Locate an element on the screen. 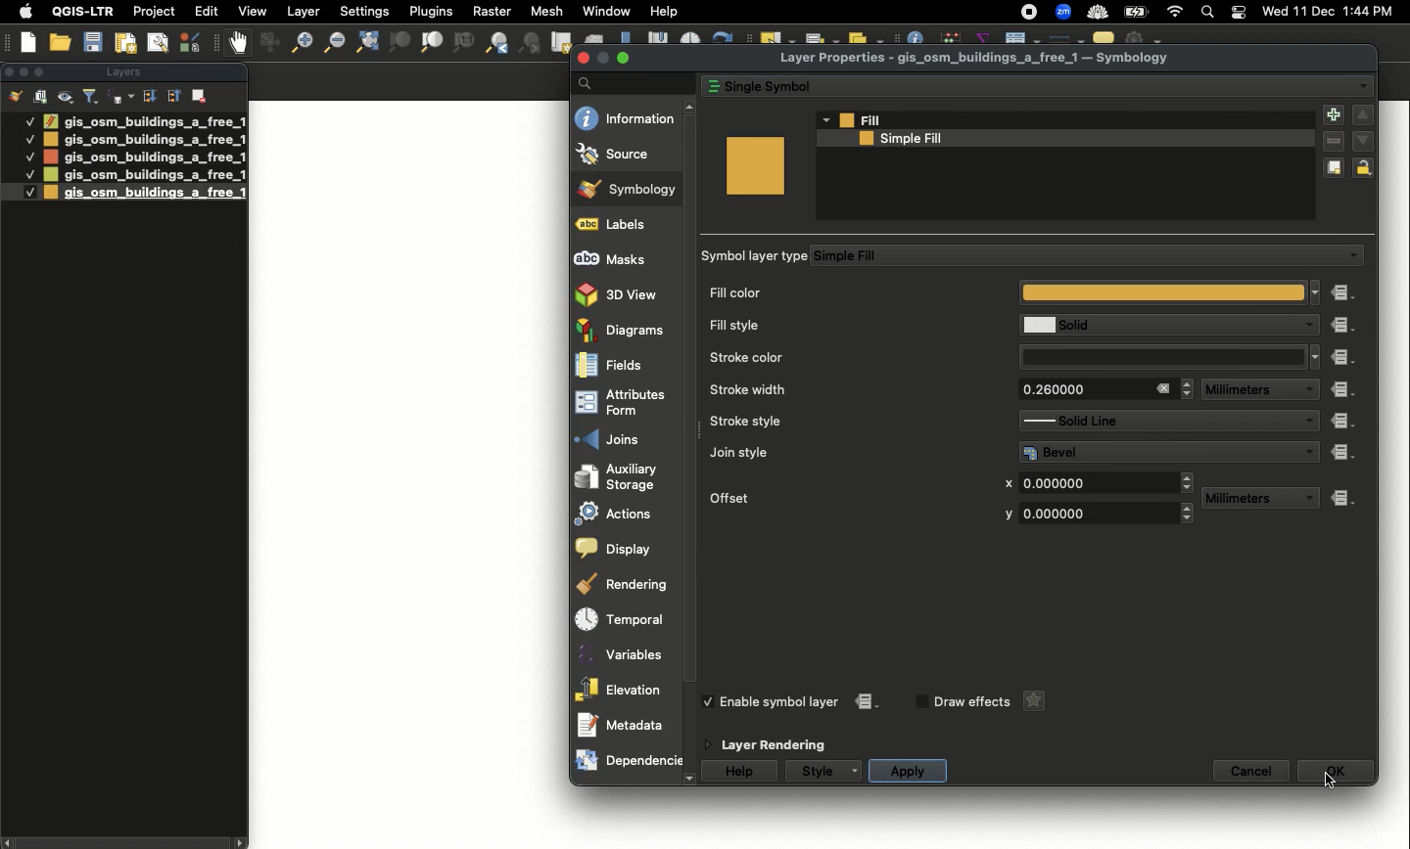  Clsoe is located at coordinates (9, 71).